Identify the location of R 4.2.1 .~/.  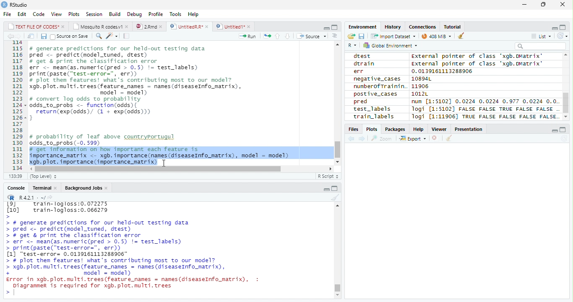
(31, 197).